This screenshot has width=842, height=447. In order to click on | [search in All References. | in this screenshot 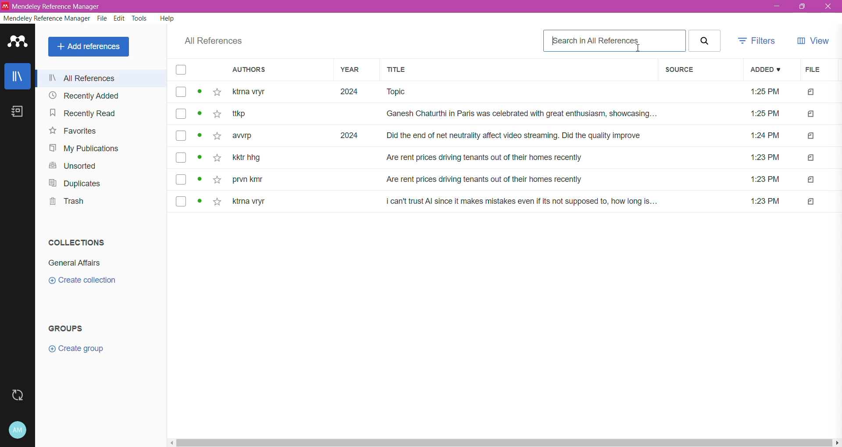, I will do `click(614, 40)`.